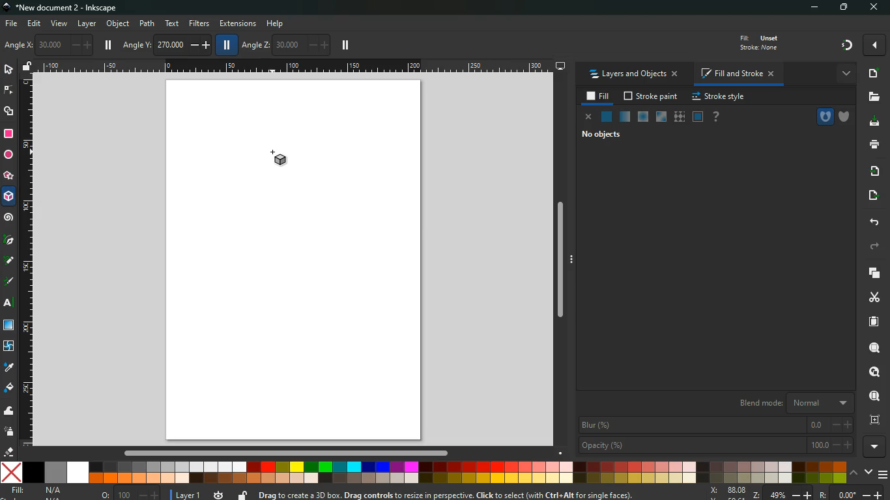 This screenshot has height=500, width=890. Describe the element at coordinates (872, 98) in the screenshot. I see `files` at that location.